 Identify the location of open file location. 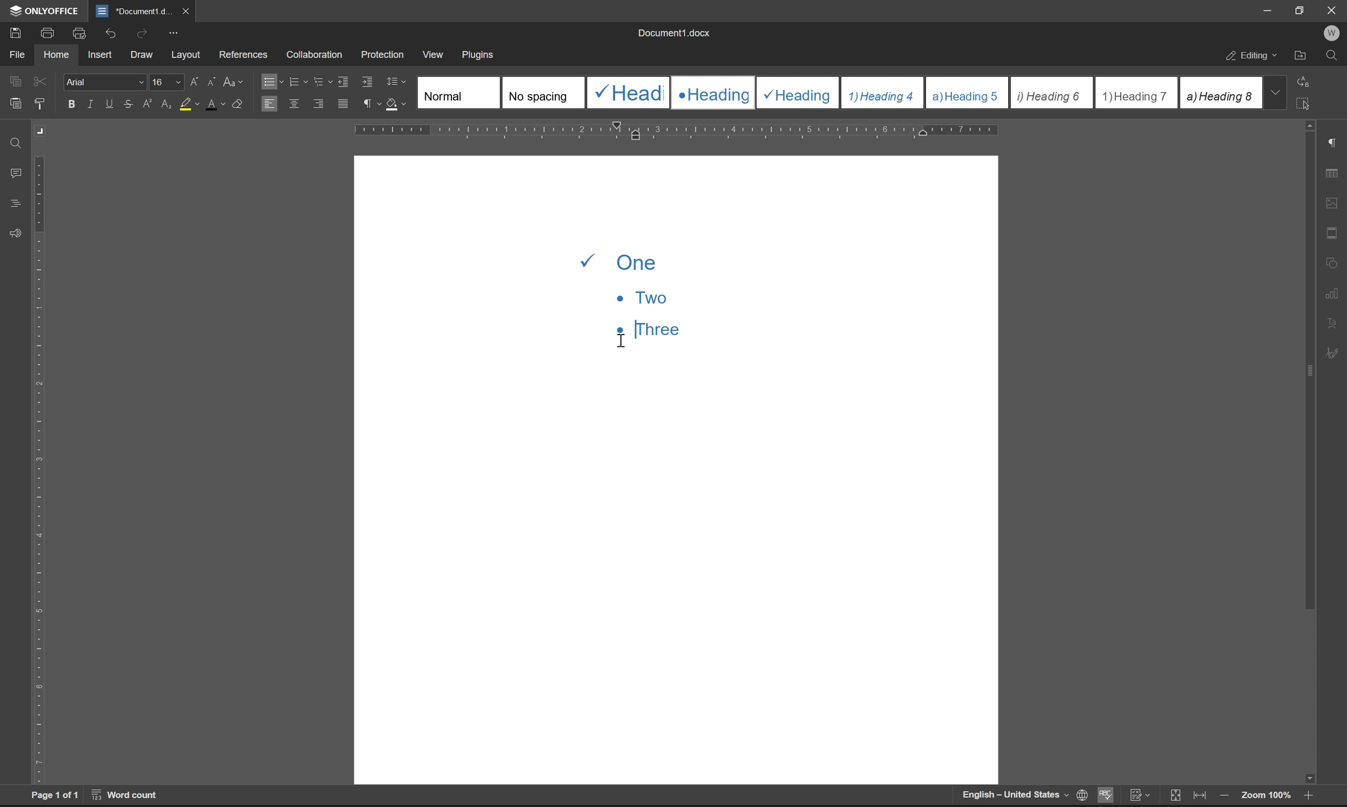
(1301, 57).